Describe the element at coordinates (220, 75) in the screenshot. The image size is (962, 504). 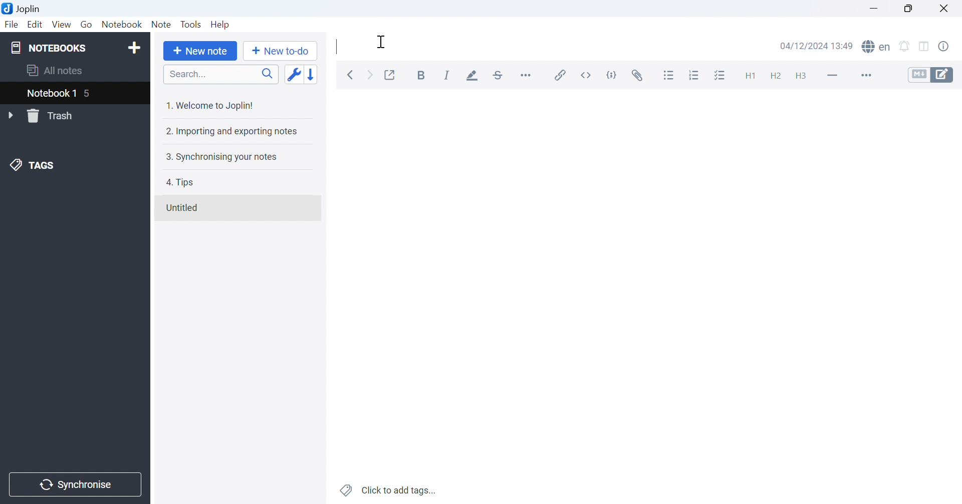
I see `Search` at that location.